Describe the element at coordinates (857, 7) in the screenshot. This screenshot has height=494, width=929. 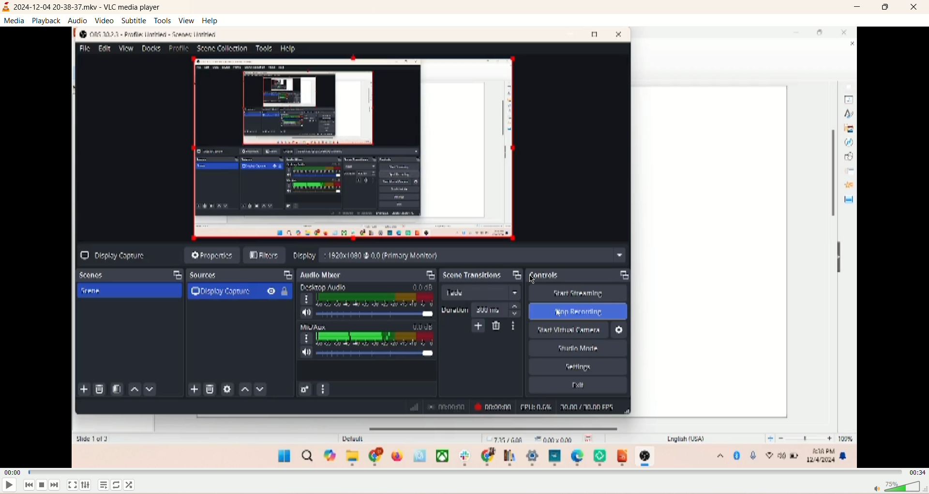
I see `minimize` at that location.